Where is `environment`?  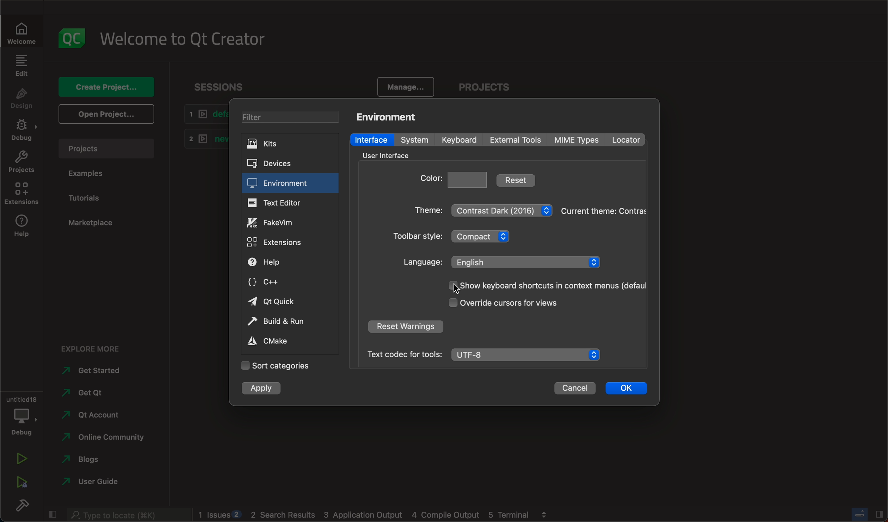 environment is located at coordinates (281, 184).